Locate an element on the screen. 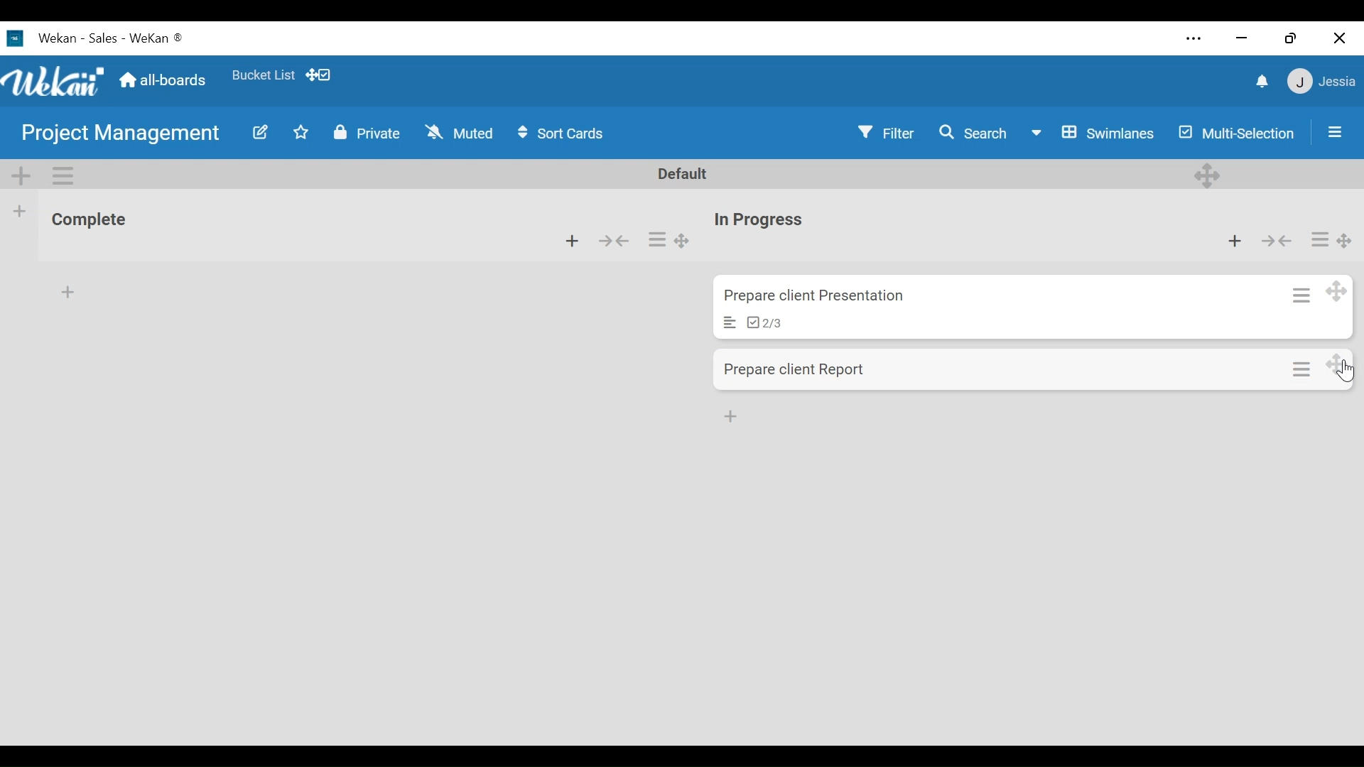 This screenshot has width=1364, height=767. Board View is located at coordinates (1093, 134).